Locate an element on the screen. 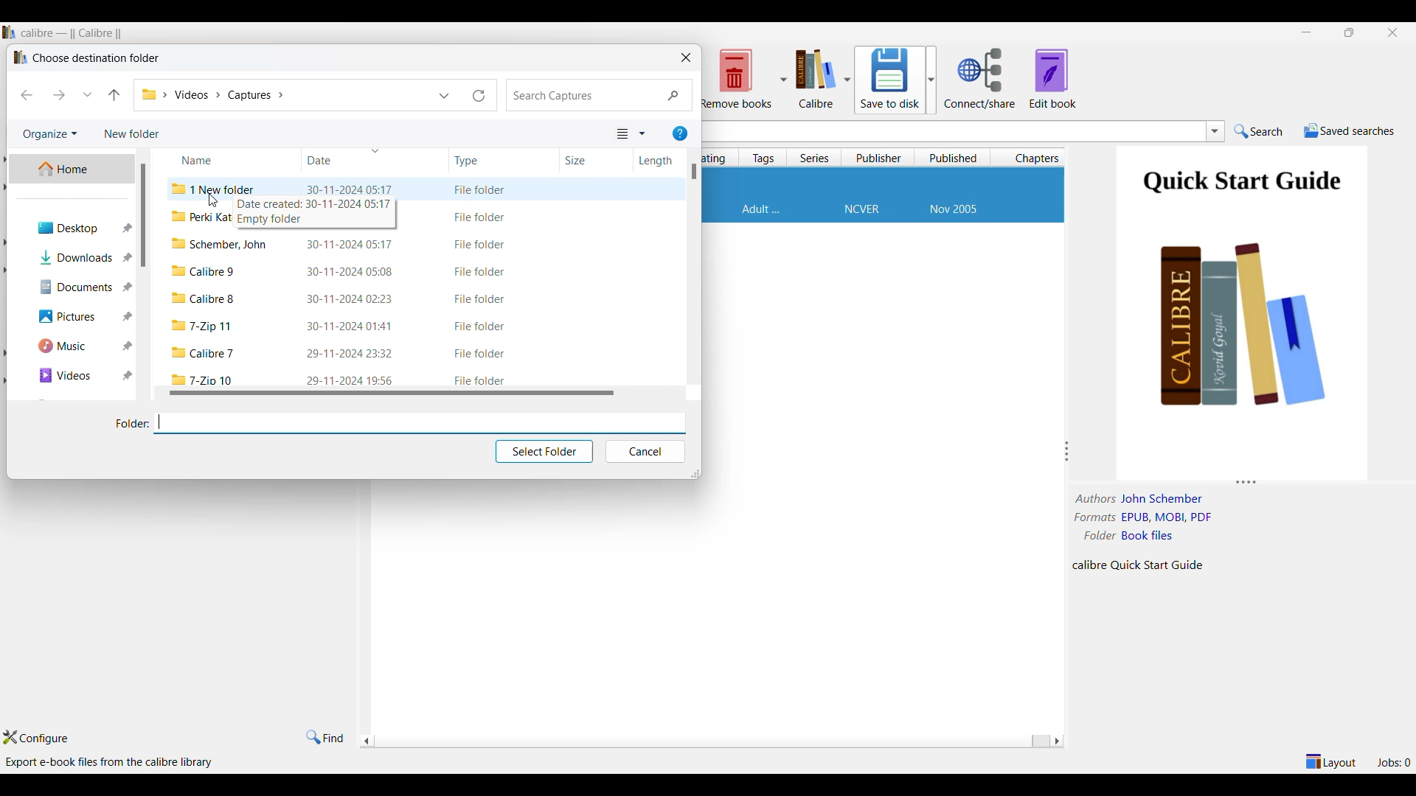  Pictures  is located at coordinates (77, 317).